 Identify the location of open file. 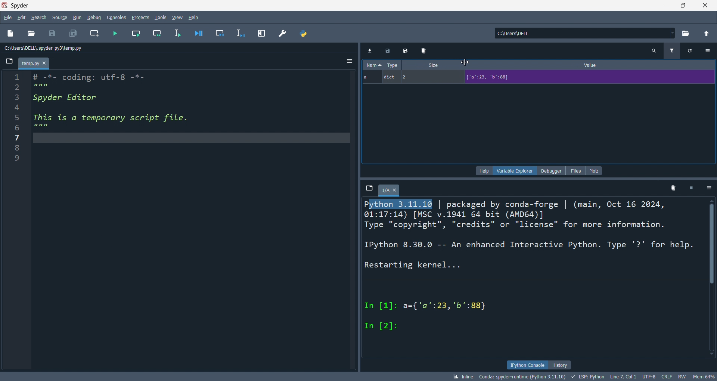
(30, 34).